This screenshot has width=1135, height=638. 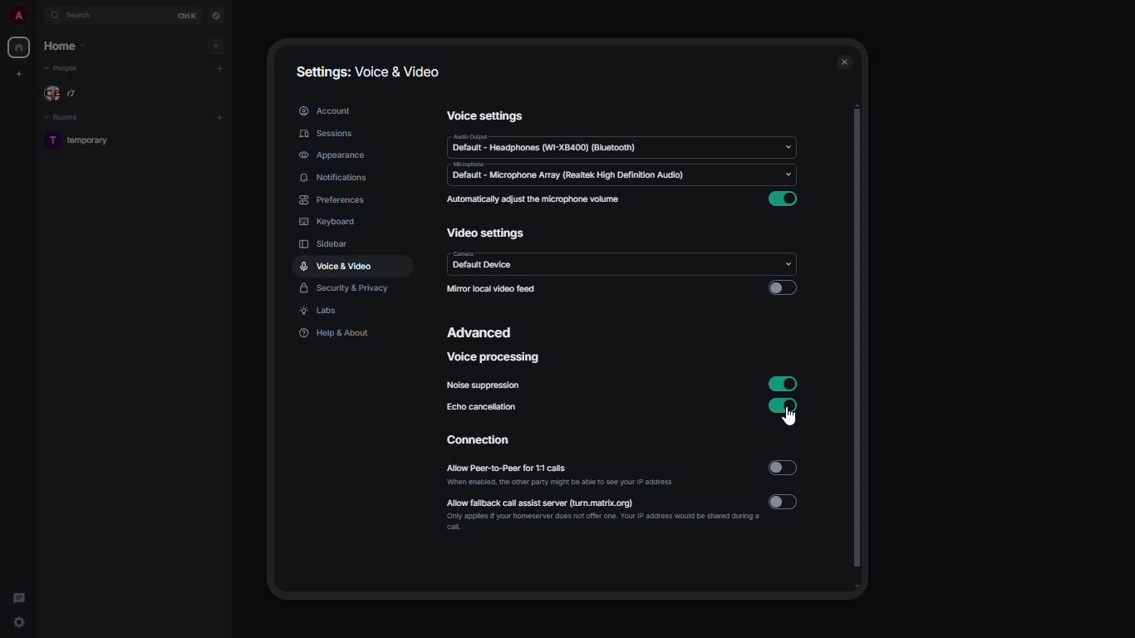 I want to click on settings: voice & video, so click(x=366, y=71).